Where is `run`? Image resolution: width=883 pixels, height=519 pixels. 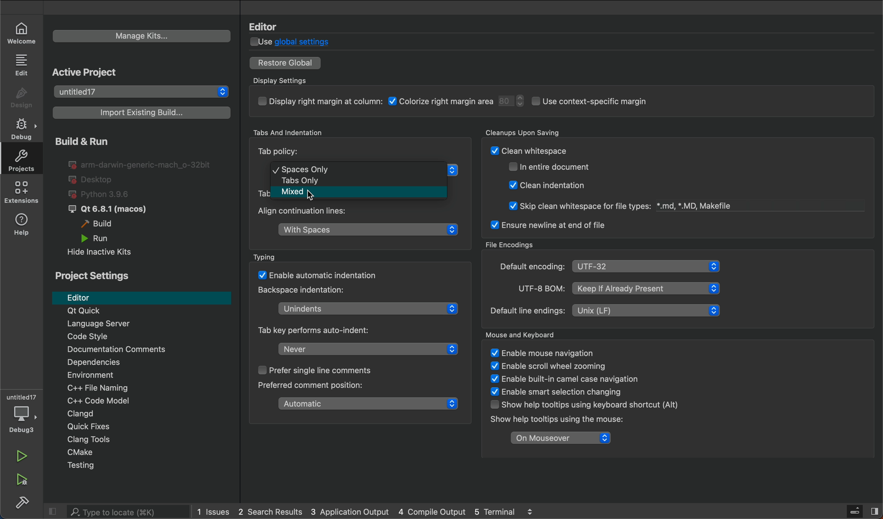
run is located at coordinates (97, 239).